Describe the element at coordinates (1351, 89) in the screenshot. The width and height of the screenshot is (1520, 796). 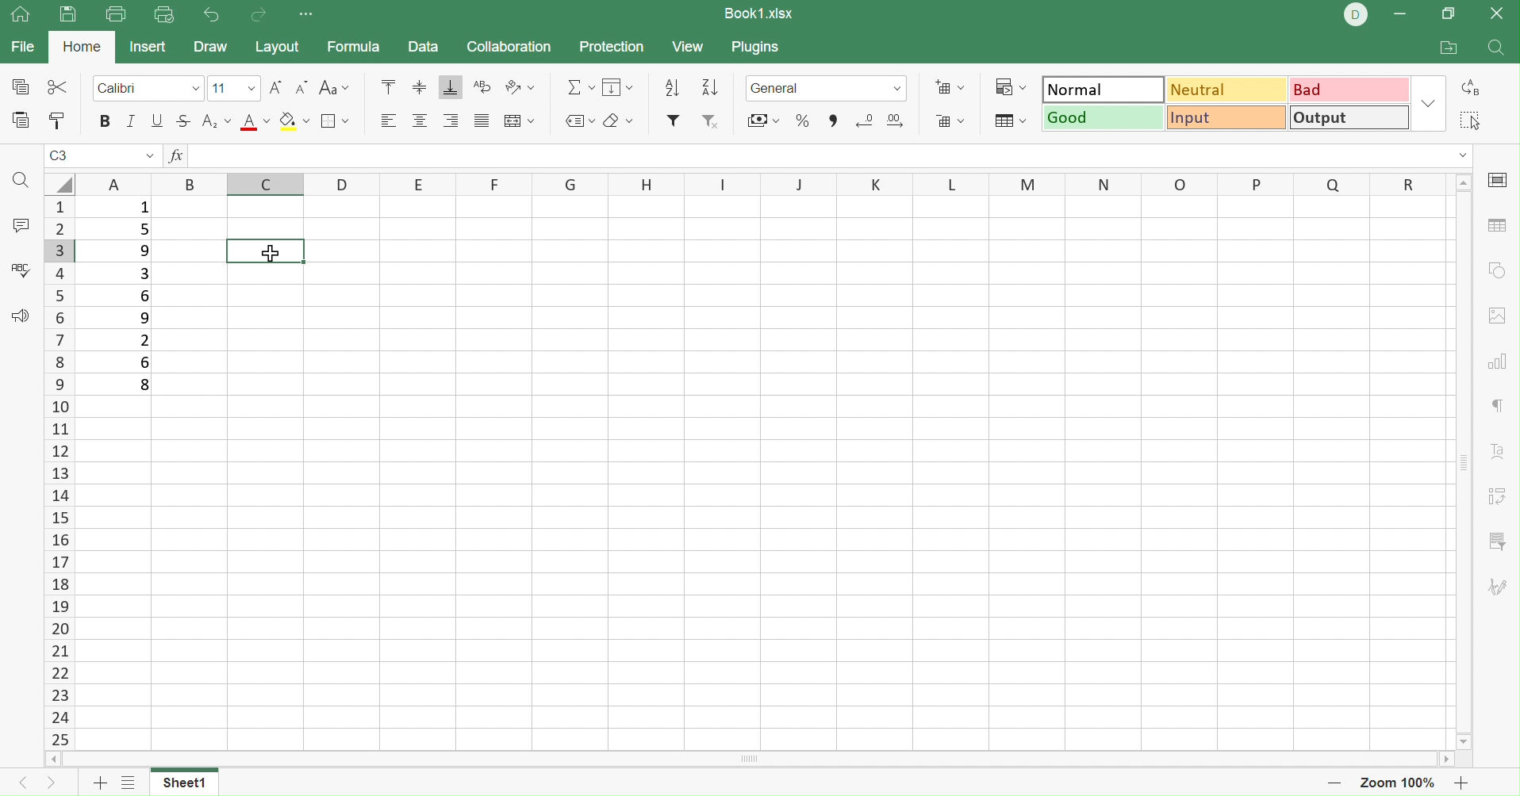
I see `Bad` at that location.